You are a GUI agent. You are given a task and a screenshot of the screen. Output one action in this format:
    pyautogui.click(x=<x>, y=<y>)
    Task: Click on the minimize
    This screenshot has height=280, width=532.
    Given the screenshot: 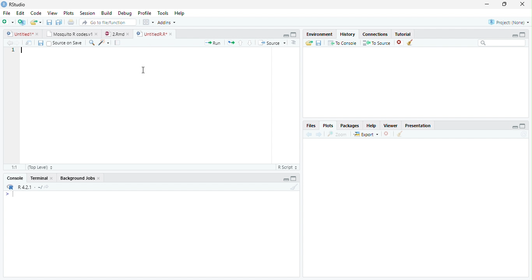 What is the action you would take?
    pyautogui.click(x=486, y=5)
    